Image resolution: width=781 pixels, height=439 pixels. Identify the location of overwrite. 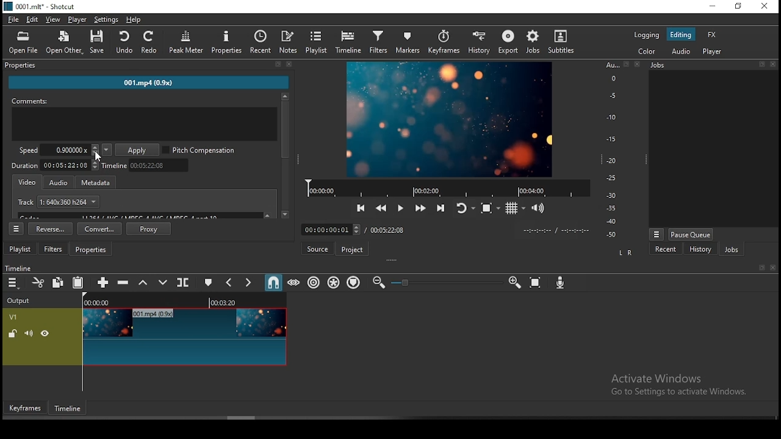
(163, 283).